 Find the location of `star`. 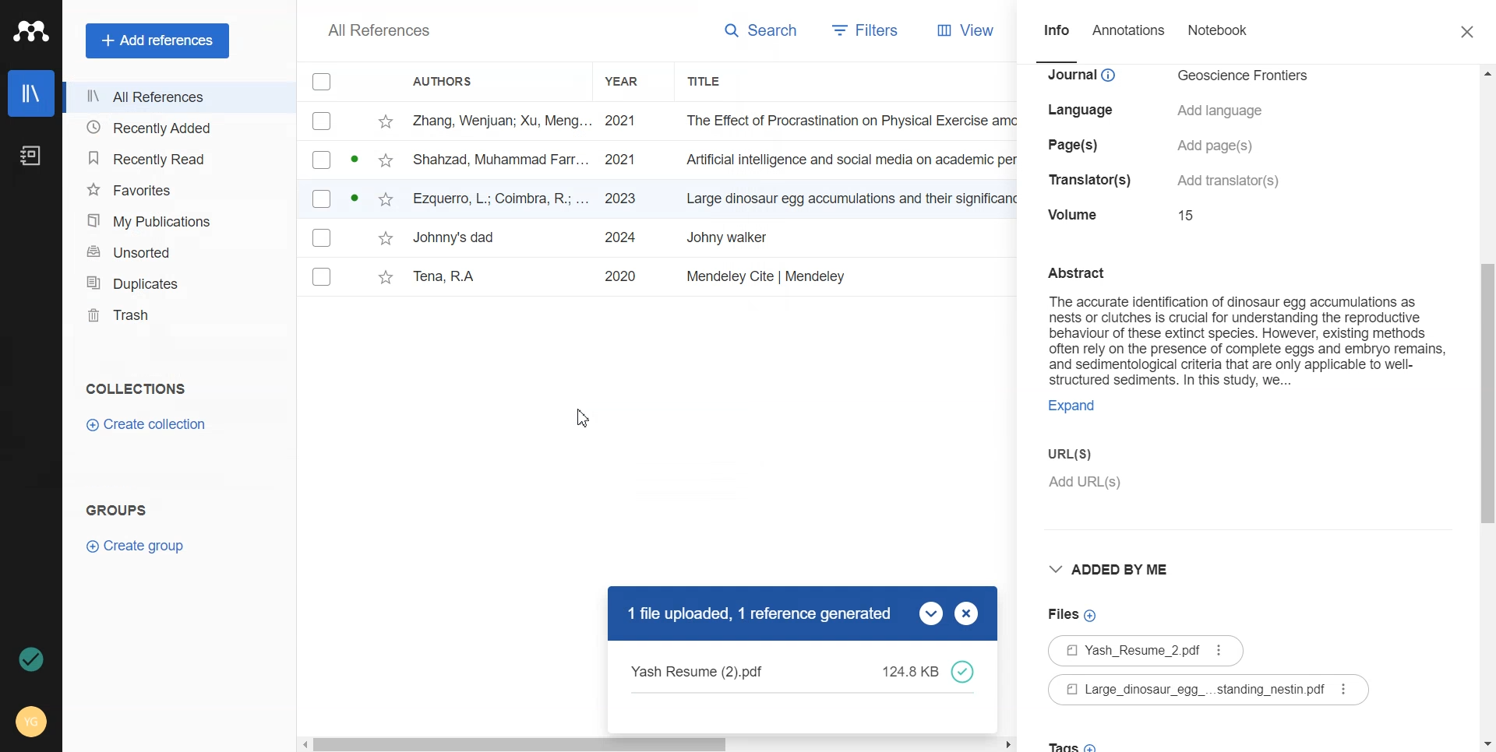

star is located at coordinates (388, 121).